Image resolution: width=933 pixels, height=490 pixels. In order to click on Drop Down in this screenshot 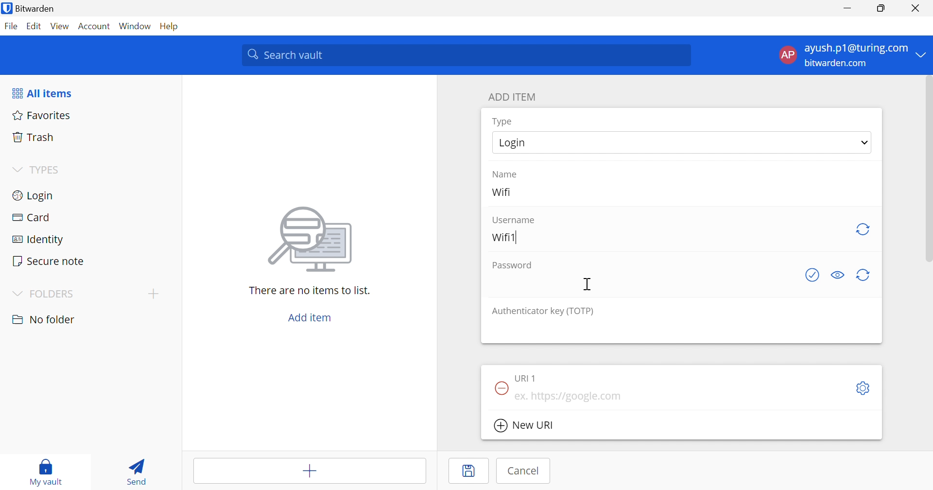, I will do `click(922, 54)`.